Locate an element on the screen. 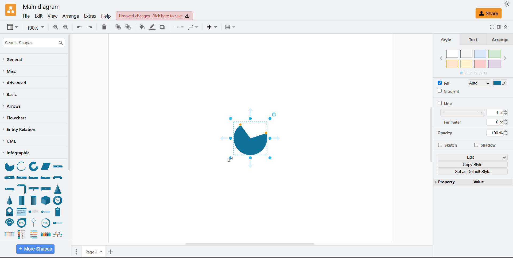  share  is located at coordinates (488, 13).